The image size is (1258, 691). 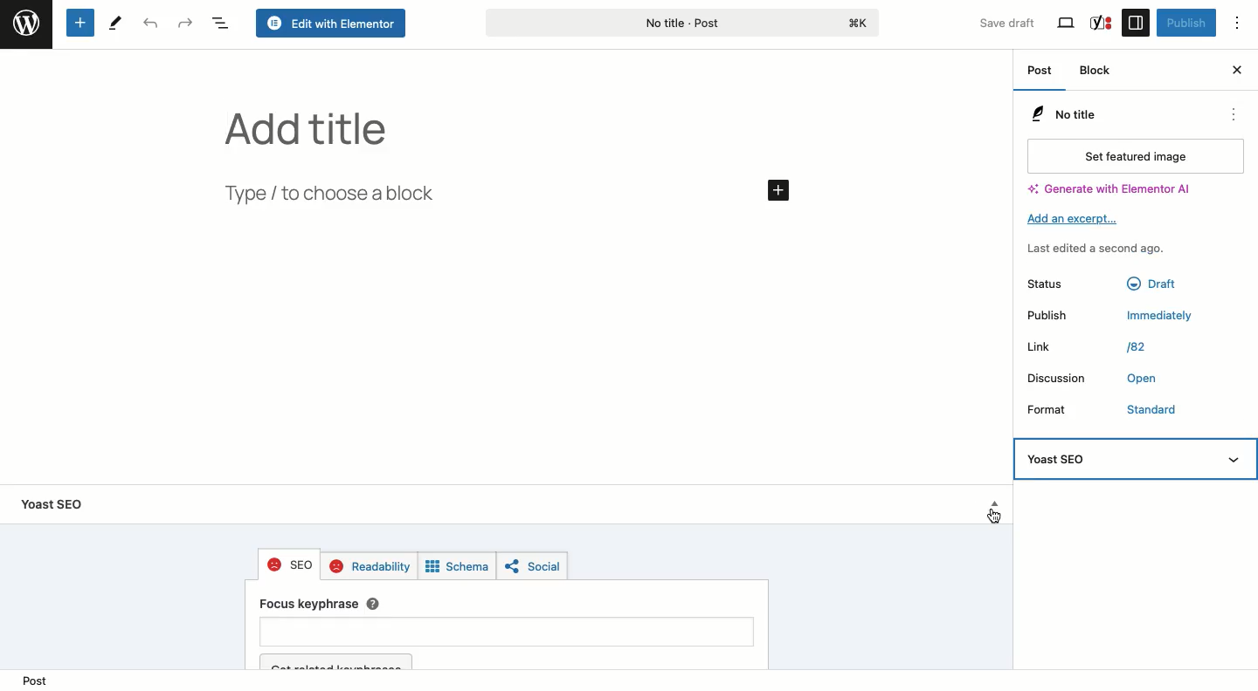 I want to click on Status, so click(x=1056, y=284).